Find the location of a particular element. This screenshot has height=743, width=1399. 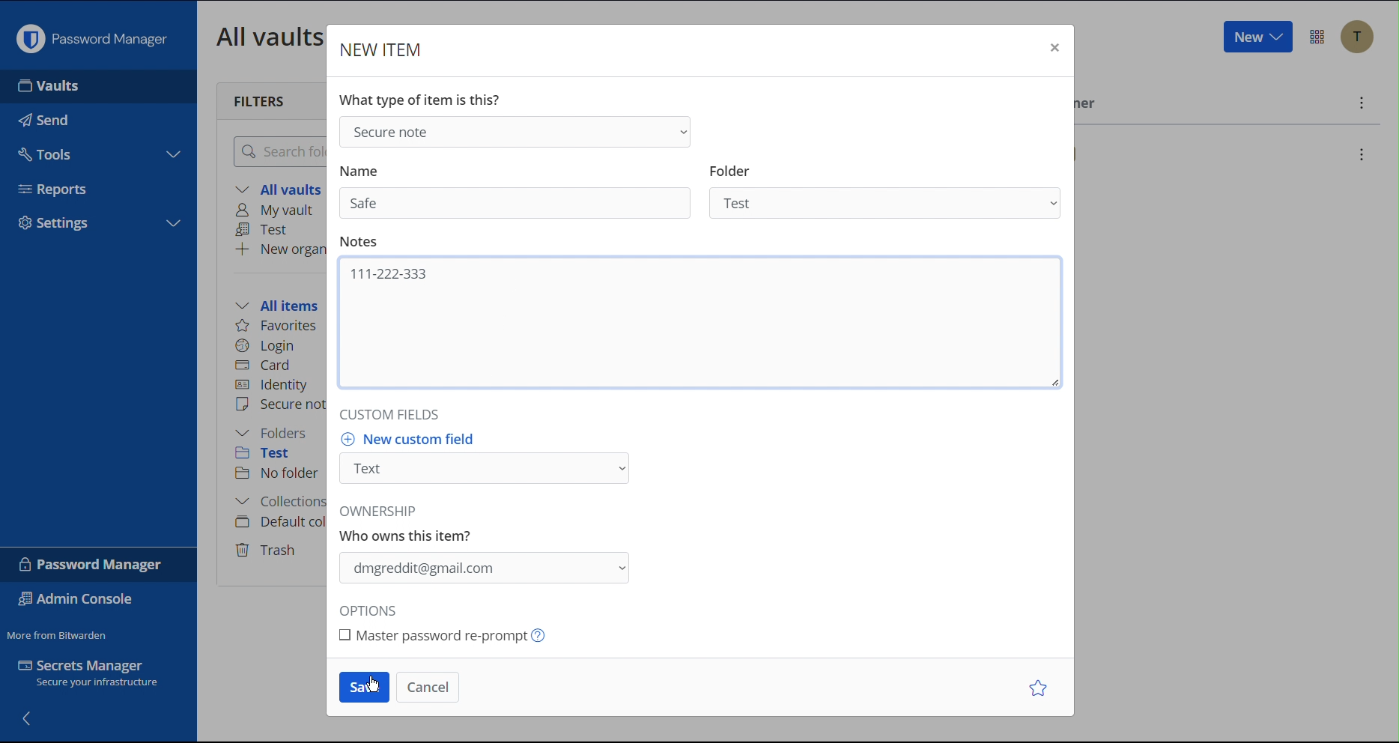

New custom Field is located at coordinates (490, 461).